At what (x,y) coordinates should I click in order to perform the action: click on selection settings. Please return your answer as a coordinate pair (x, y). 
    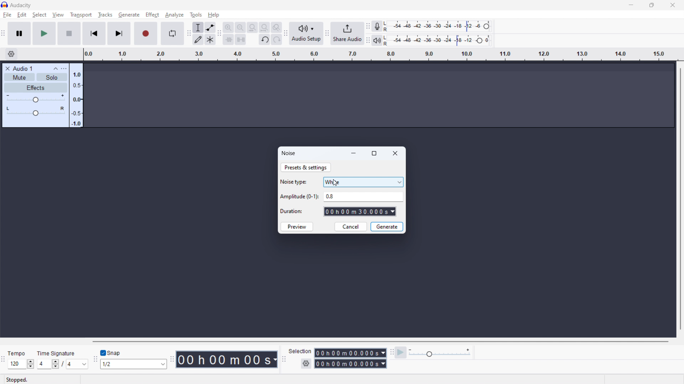
    Looking at the image, I should click on (306, 364).